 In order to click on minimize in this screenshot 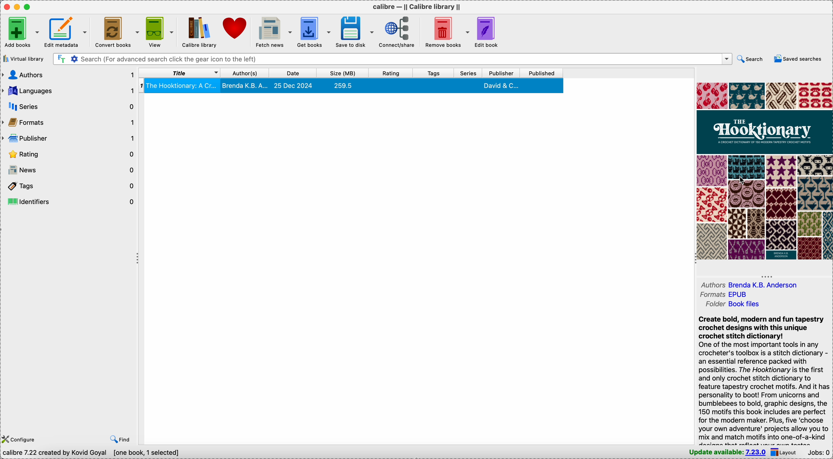, I will do `click(18, 7)`.